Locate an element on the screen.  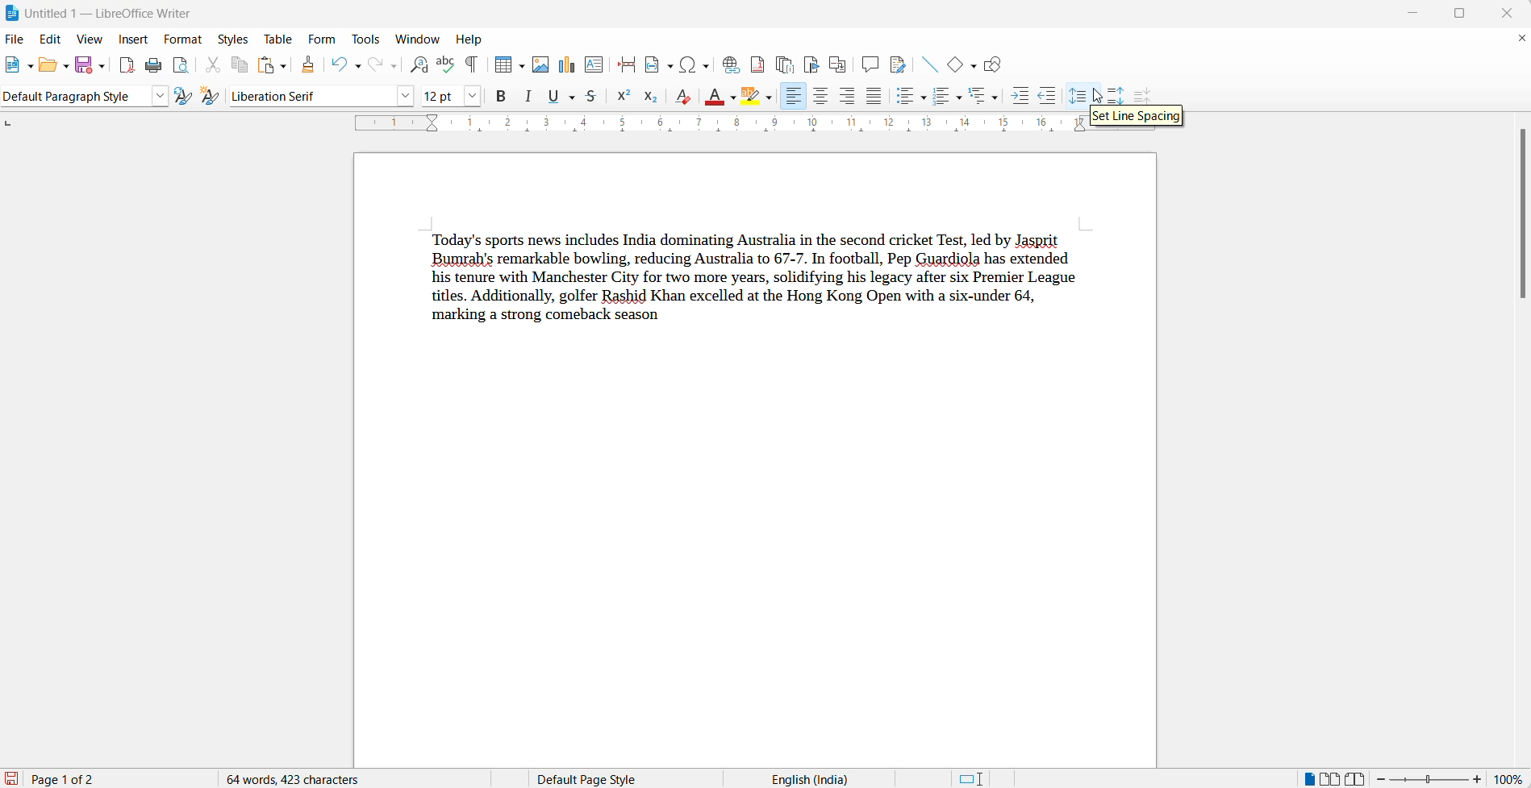
spellings is located at coordinates (445, 65).